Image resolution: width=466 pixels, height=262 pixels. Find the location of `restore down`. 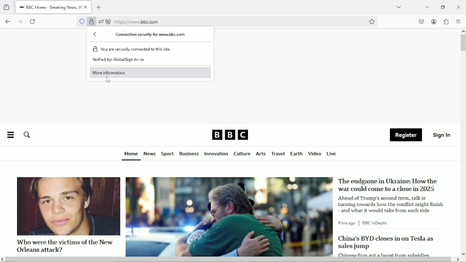

restore down is located at coordinates (443, 7).